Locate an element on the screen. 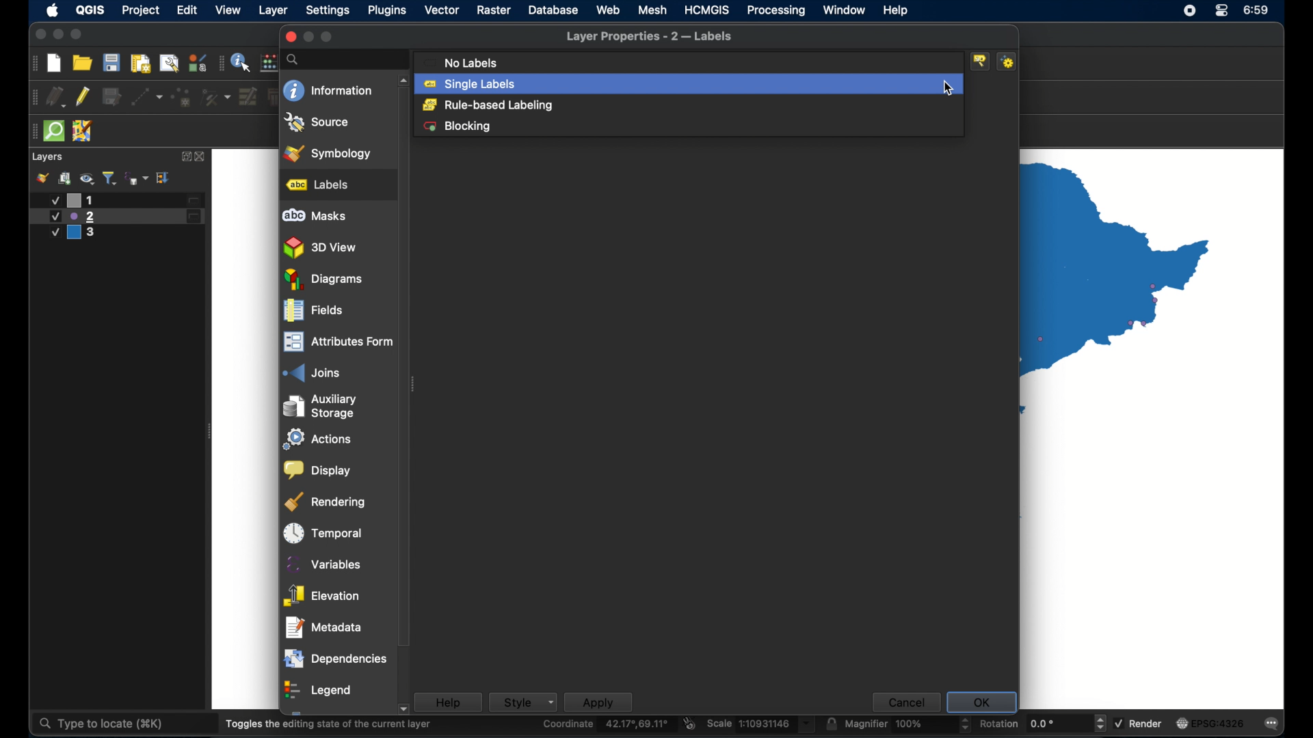 The image size is (1313, 738). project is located at coordinates (140, 10).